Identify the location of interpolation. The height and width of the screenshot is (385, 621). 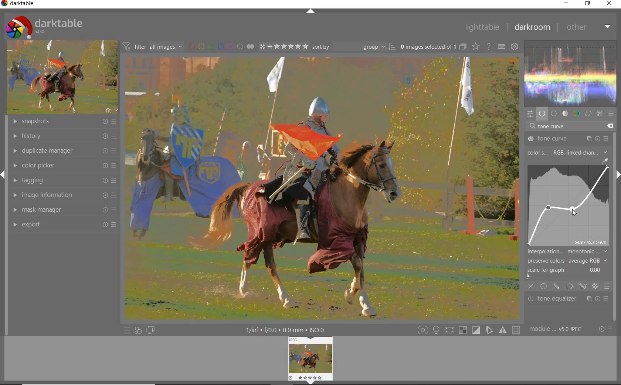
(567, 252).